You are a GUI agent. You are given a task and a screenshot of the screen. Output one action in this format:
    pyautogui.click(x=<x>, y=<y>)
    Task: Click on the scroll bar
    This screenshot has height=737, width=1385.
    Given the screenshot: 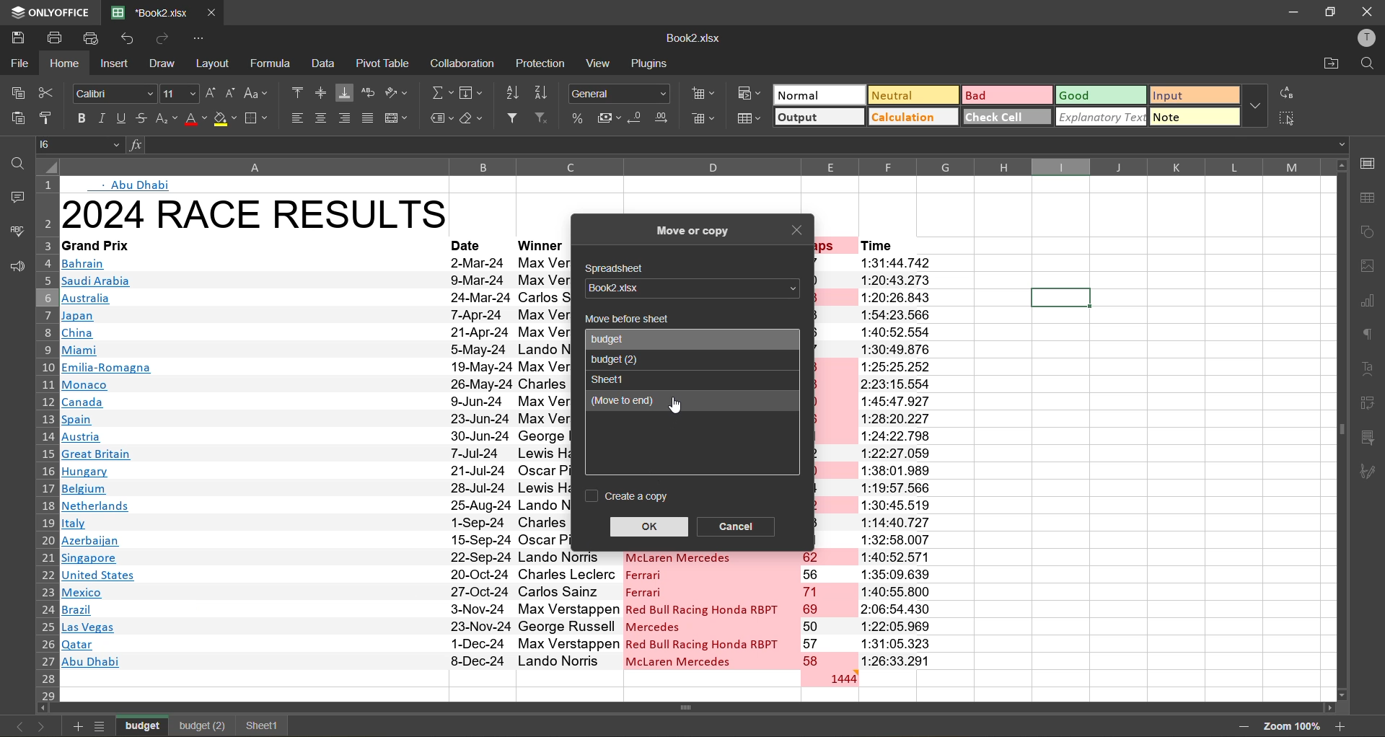 What is the action you would take?
    pyautogui.click(x=1341, y=361)
    